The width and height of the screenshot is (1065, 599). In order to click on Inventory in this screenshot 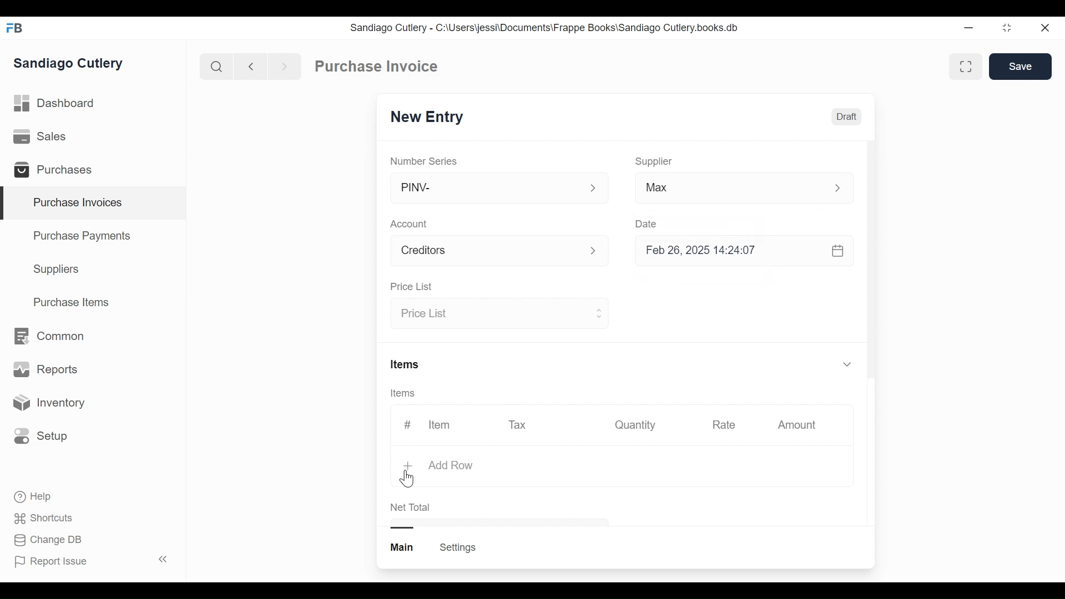, I will do `click(48, 403)`.